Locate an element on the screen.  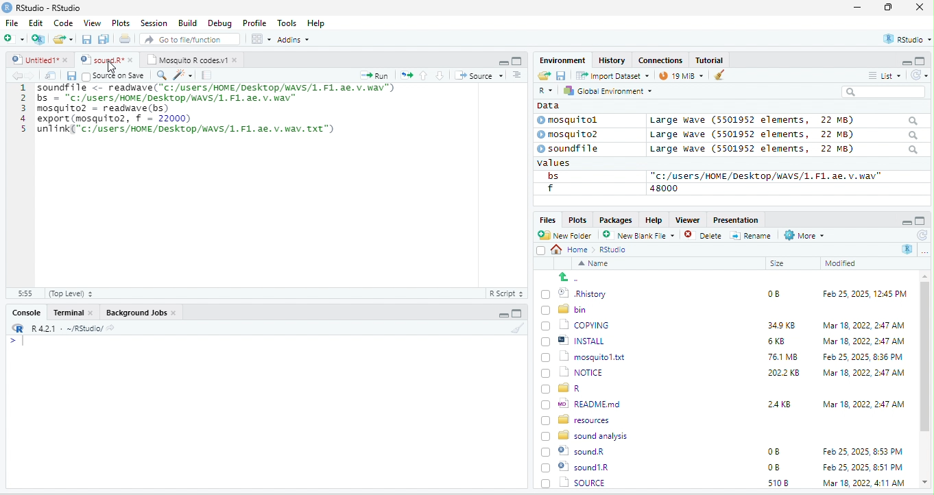
Profile is located at coordinates (254, 23).